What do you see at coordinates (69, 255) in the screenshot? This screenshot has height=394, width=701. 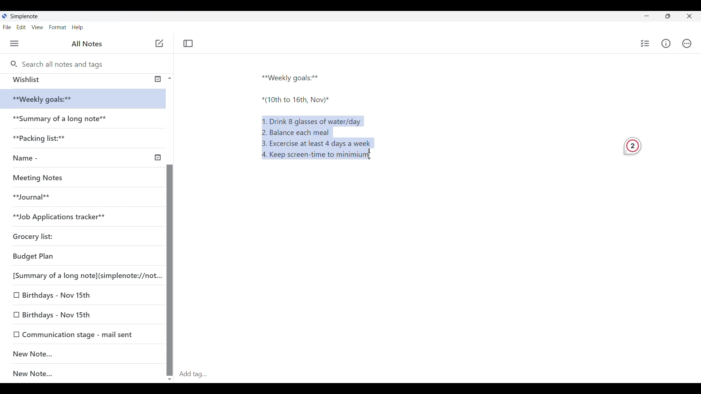 I see `Budget Plan` at bounding box center [69, 255].